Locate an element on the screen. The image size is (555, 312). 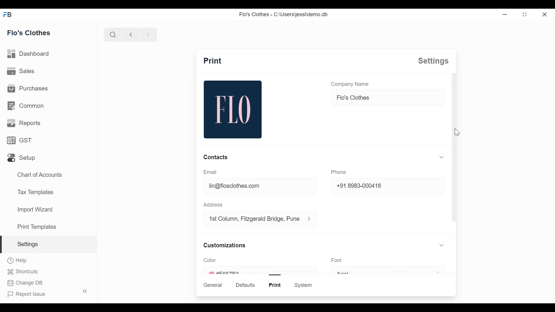
import wizard is located at coordinates (35, 209).